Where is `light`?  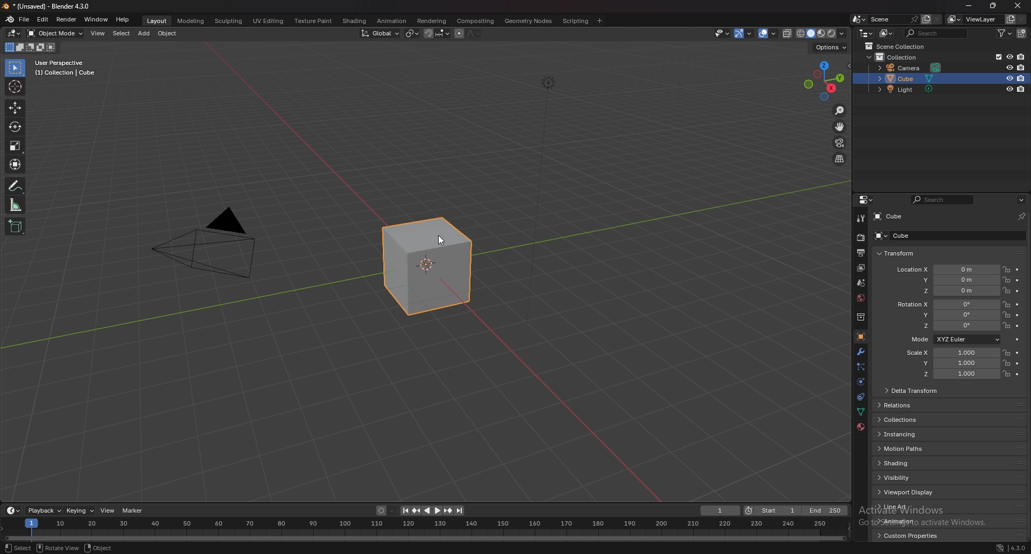 light is located at coordinates (909, 89).